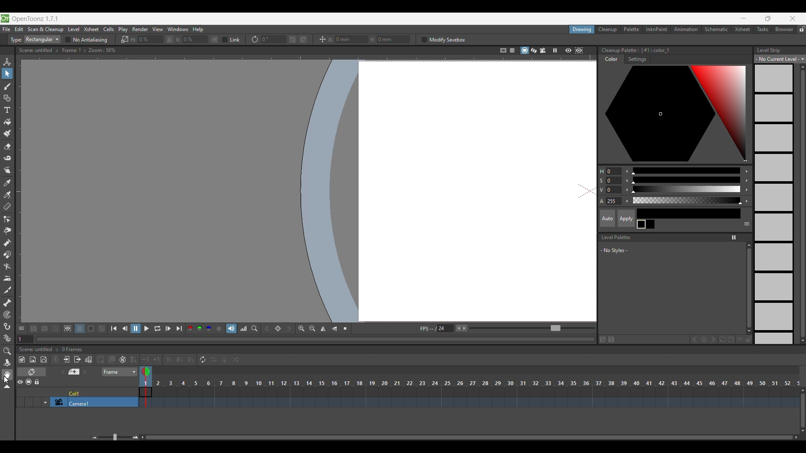  What do you see at coordinates (109, 29) in the screenshot?
I see `Cells` at bounding box center [109, 29].